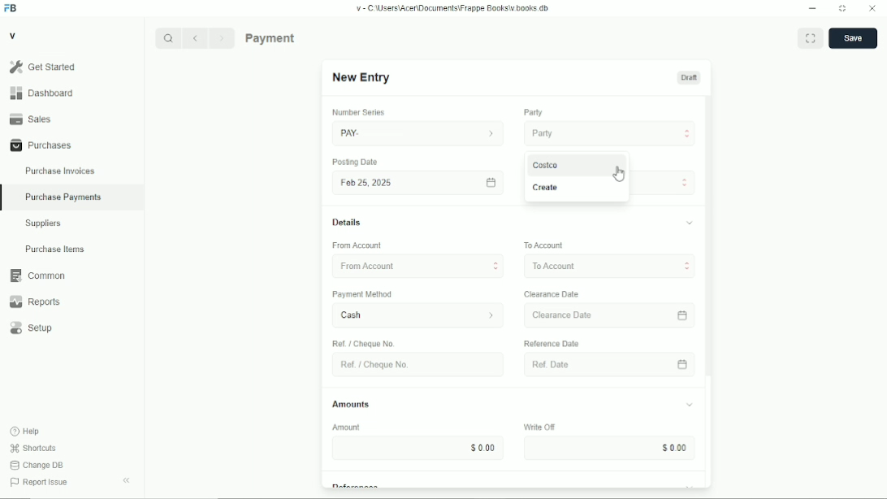 The width and height of the screenshot is (887, 499). I want to click on Common, so click(72, 276).